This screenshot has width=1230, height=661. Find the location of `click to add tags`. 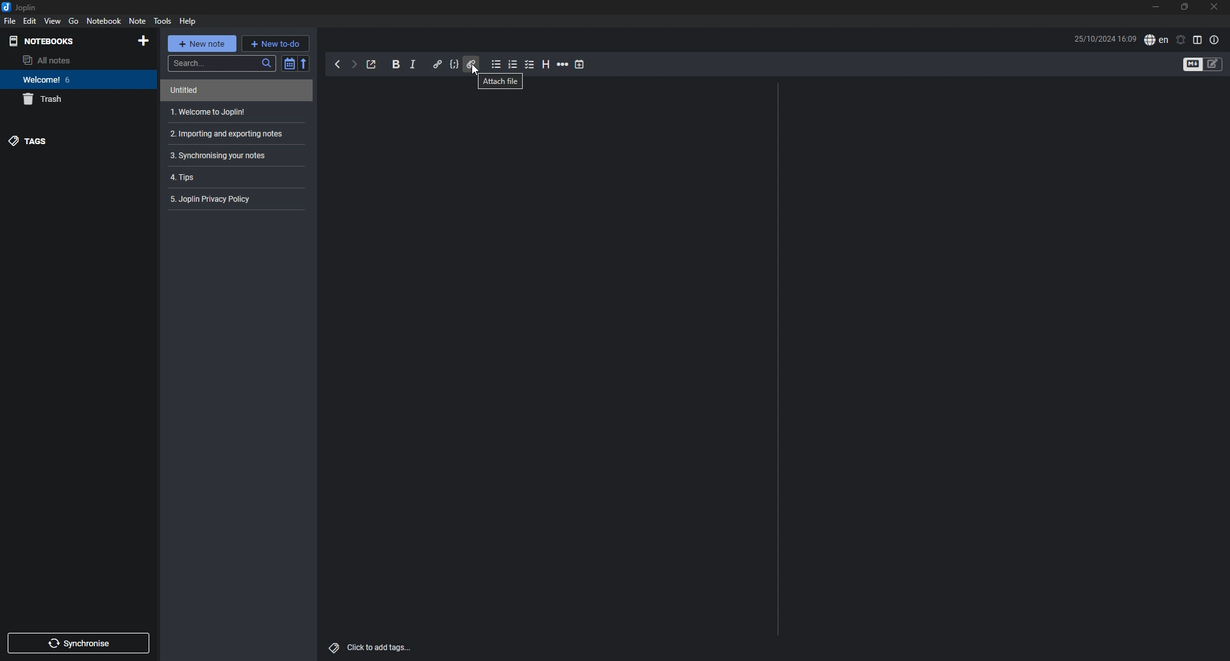

click to add tags is located at coordinates (370, 647).